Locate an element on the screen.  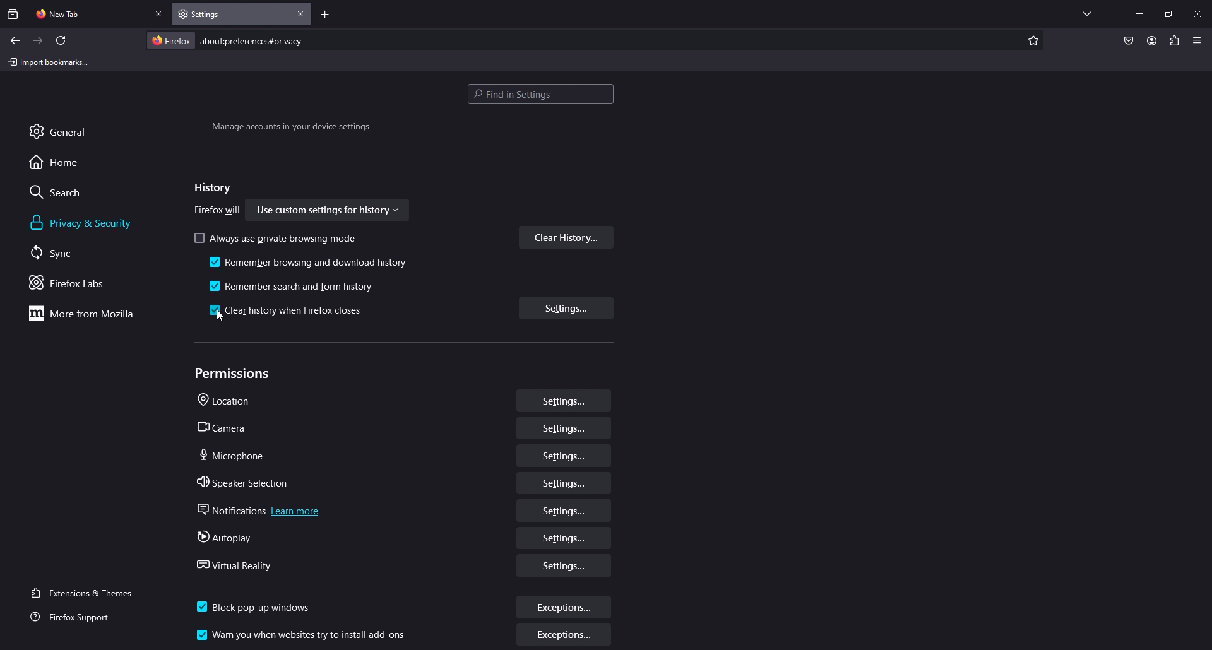
settings is located at coordinates (563, 458).